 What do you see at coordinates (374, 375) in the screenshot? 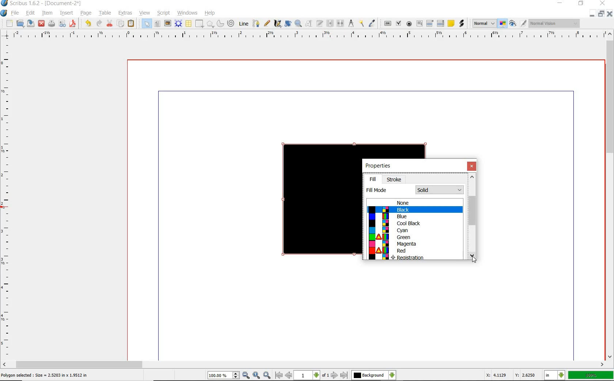
I see `select the current layer` at bounding box center [374, 375].